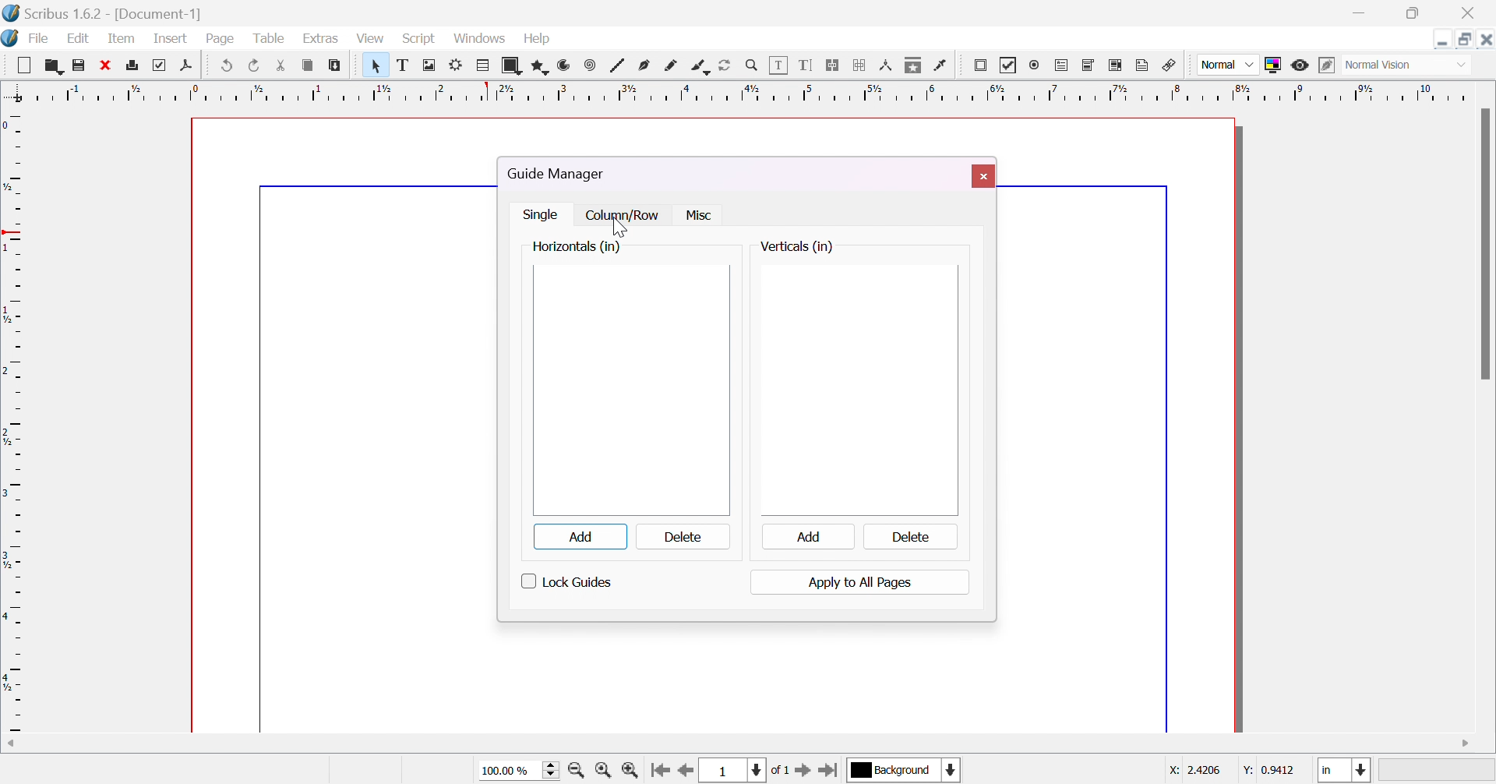  What do you see at coordinates (1010, 65) in the screenshot?
I see `PDF checkbox` at bounding box center [1010, 65].